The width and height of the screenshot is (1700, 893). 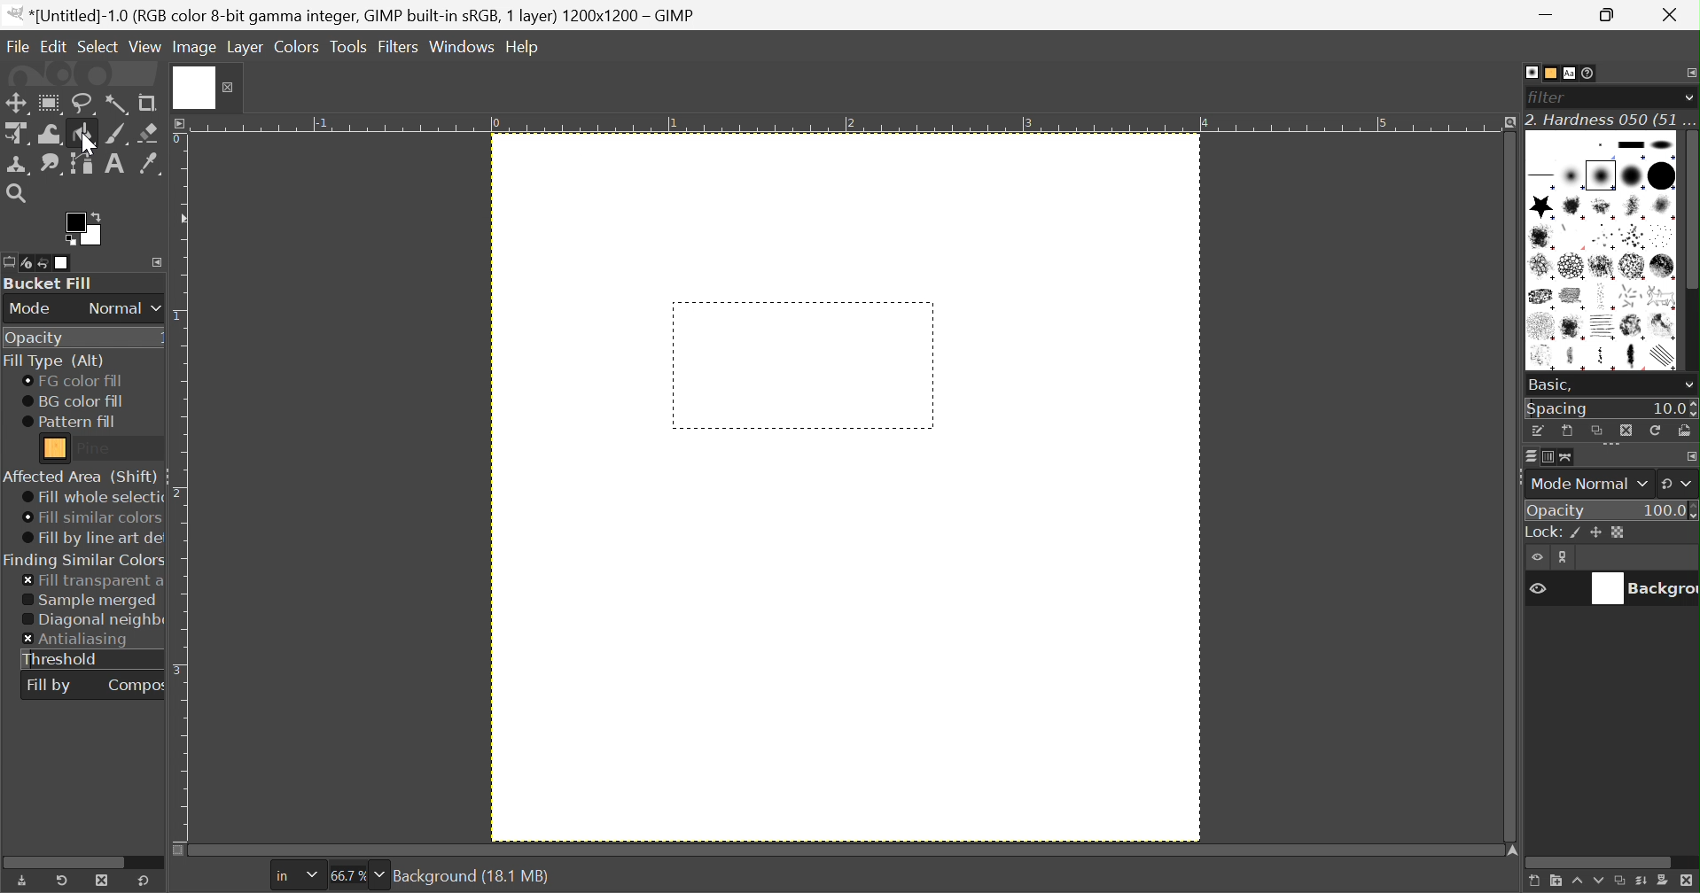 What do you see at coordinates (93, 581) in the screenshot?
I see `Fill transparent areas` at bounding box center [93, 581].